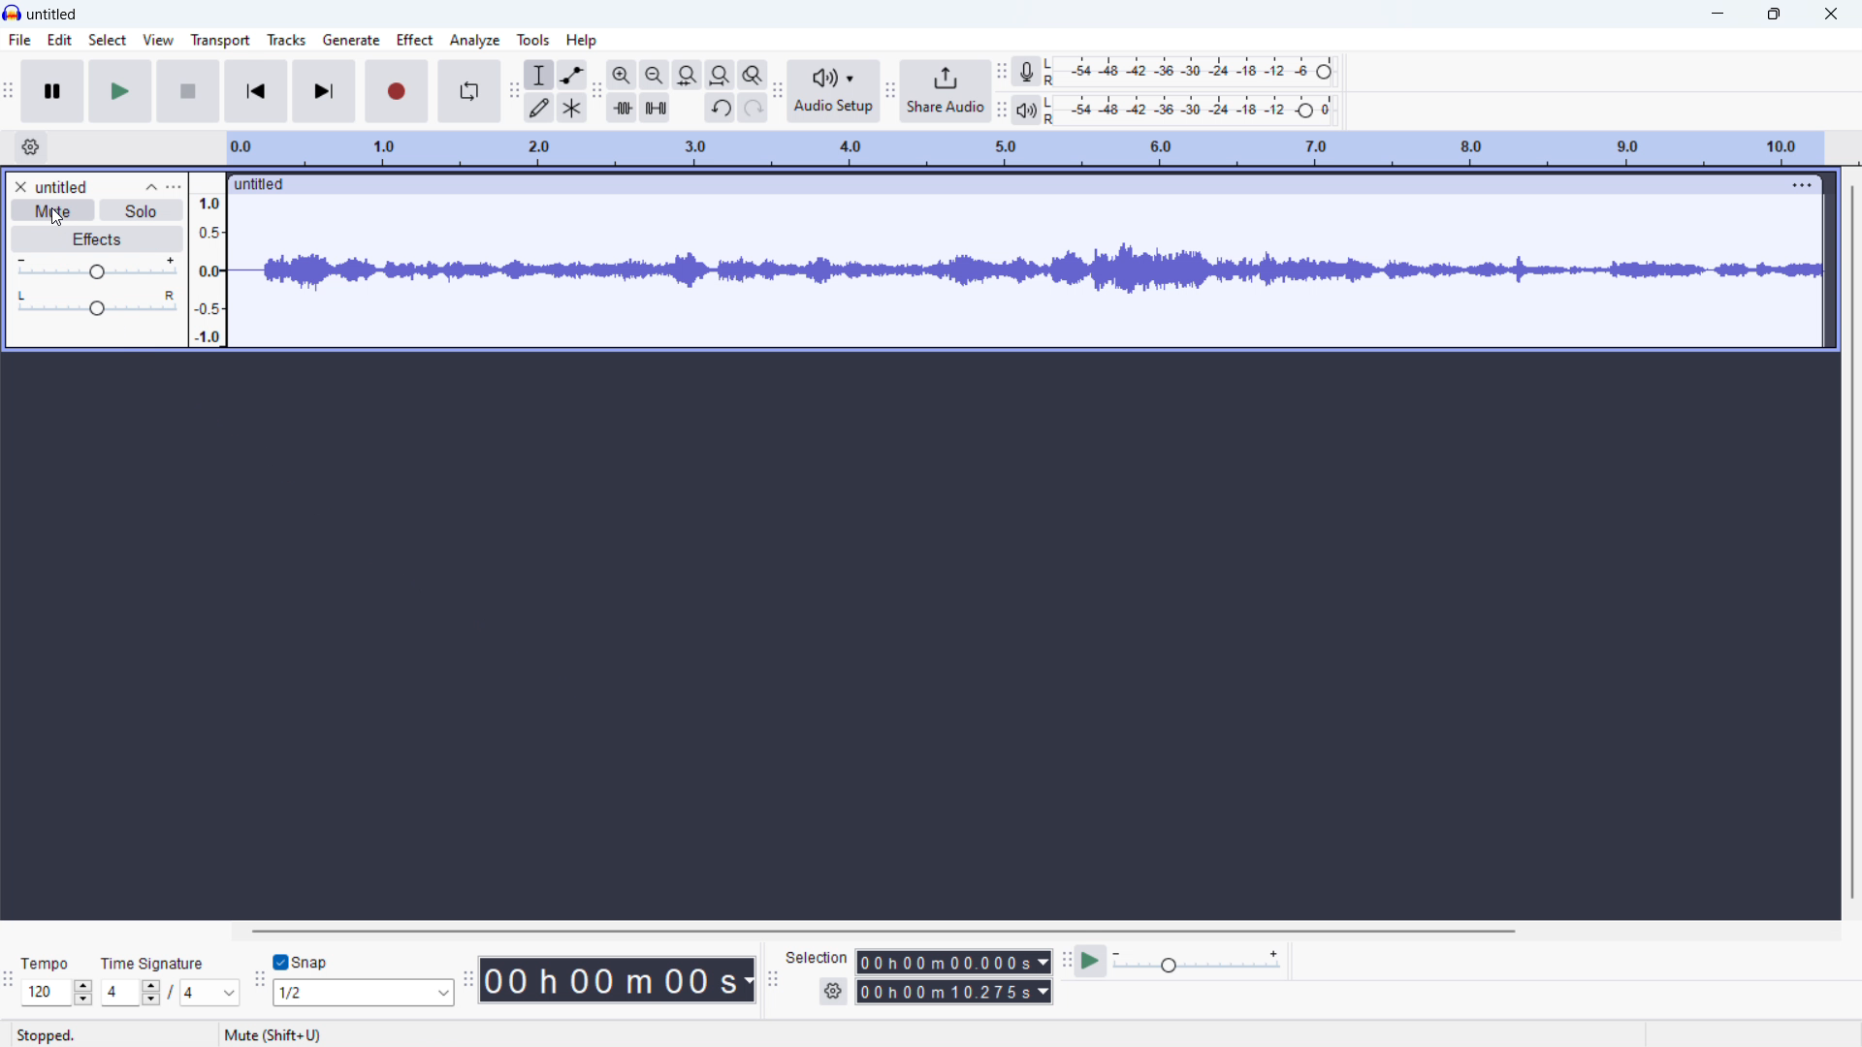 The height and width of the screenshot is (1047, 1862). What do you see at coordinates (1069, 963) in the screenshot?
I see `play at speed toolbar` at bounding box center [1069, 963].